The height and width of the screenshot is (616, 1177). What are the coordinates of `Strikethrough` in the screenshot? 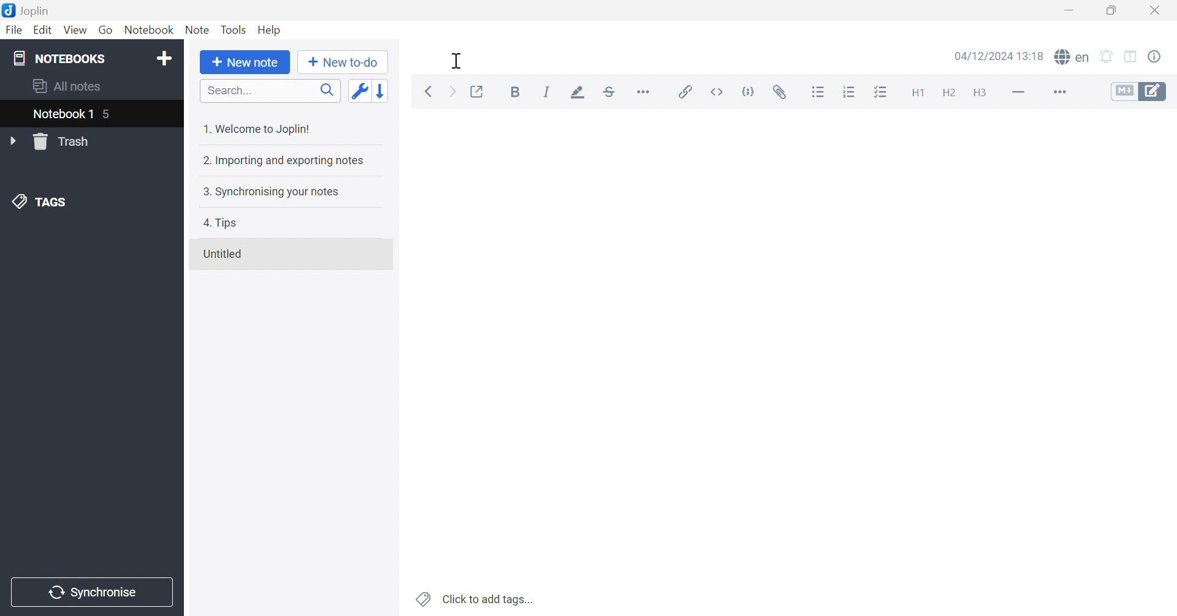 It's located at (612, 89).